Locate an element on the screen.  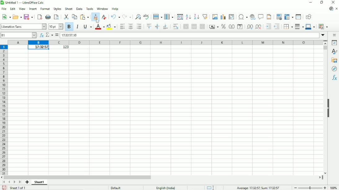
Border style is located at coordinates (299, 27).